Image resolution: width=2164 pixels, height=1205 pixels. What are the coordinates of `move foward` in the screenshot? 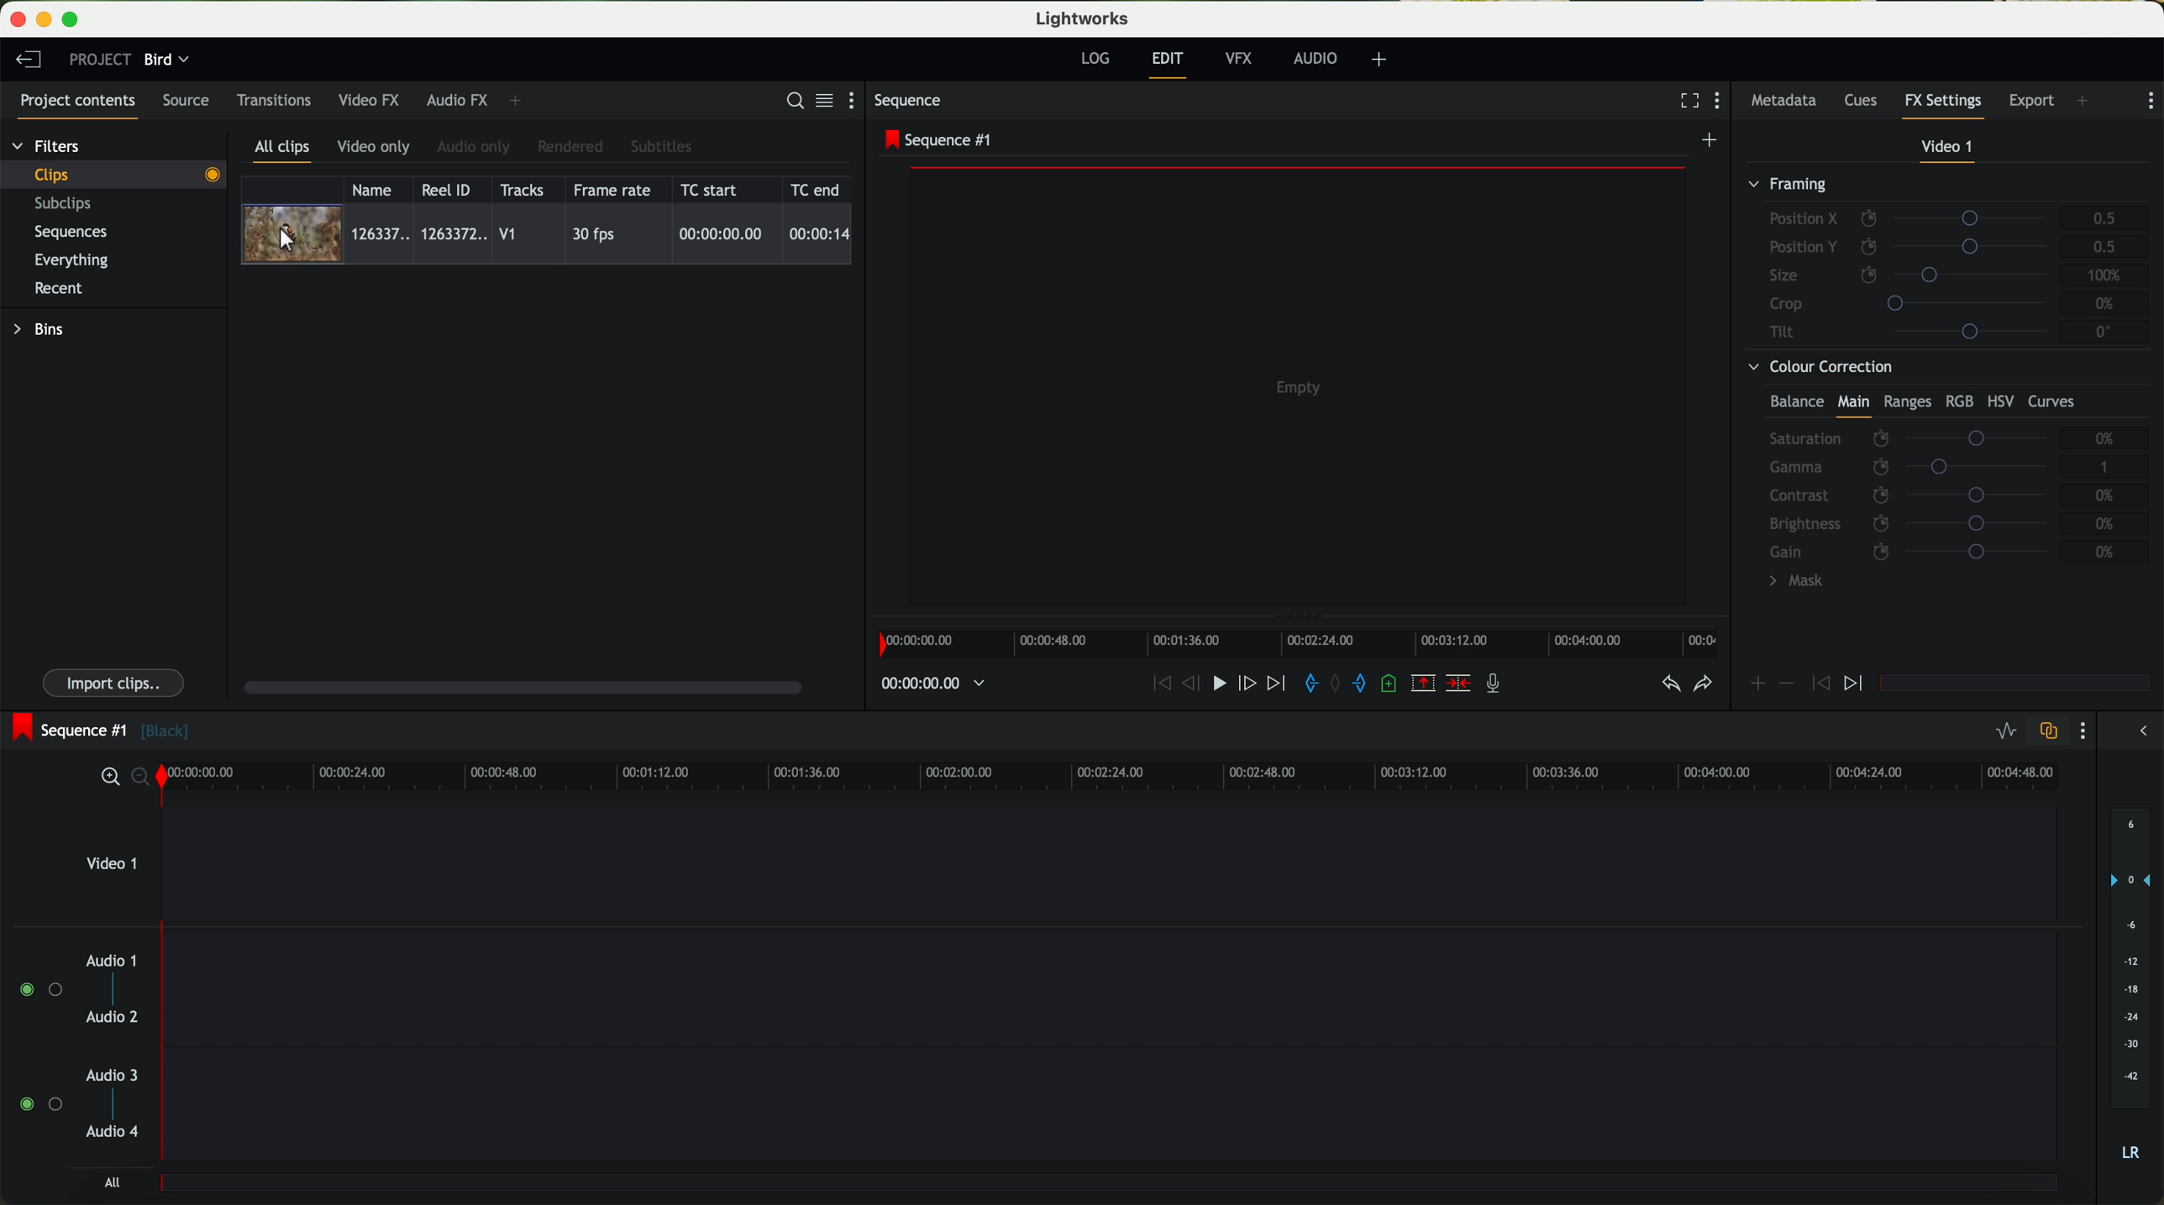 It's located at (1275, 684).